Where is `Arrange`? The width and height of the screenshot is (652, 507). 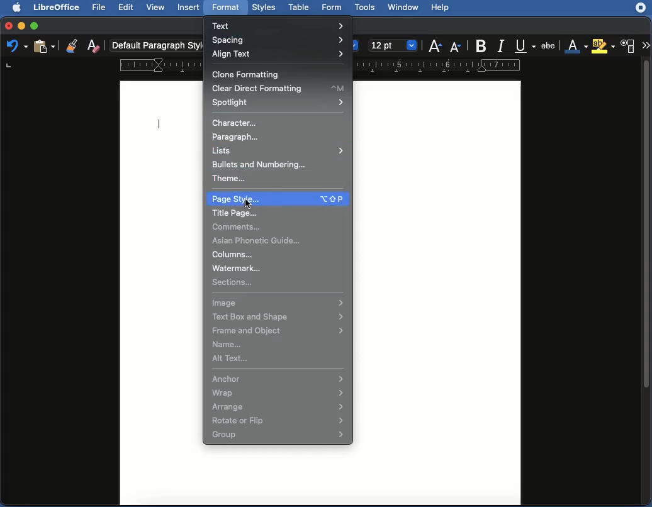 Arrange is located at coordinates (278, 406).